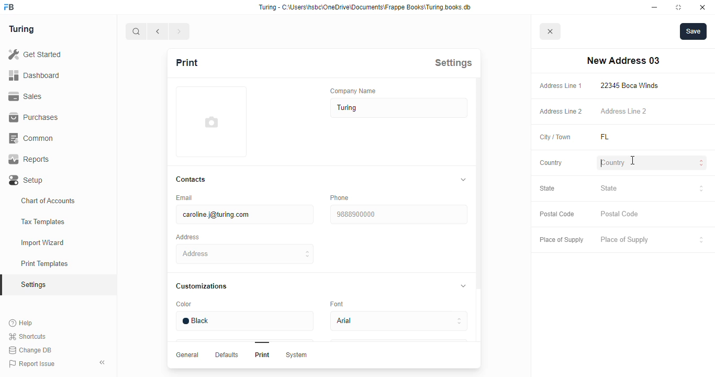  What do you see at coordinates (244, 321) in the screenshot?
I see `black` at bounding box center [244, 321].